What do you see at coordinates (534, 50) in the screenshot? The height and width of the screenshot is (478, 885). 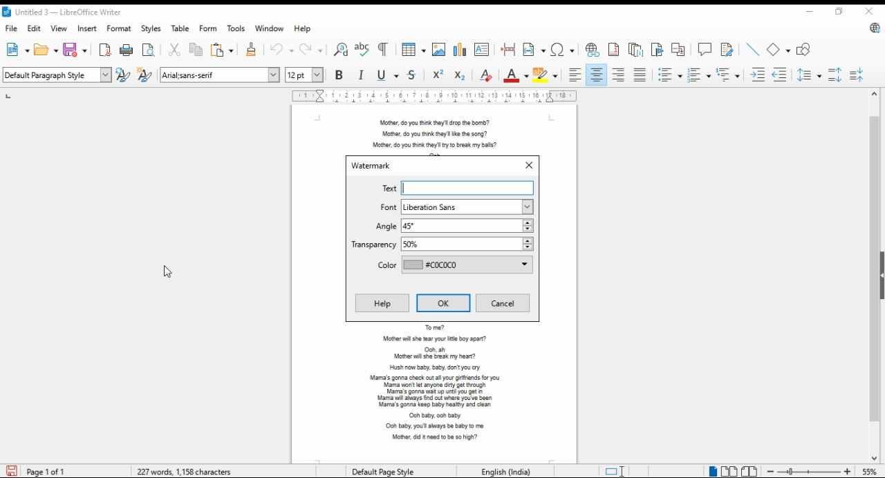 I see `insert field` at bounding box center [534, 50].